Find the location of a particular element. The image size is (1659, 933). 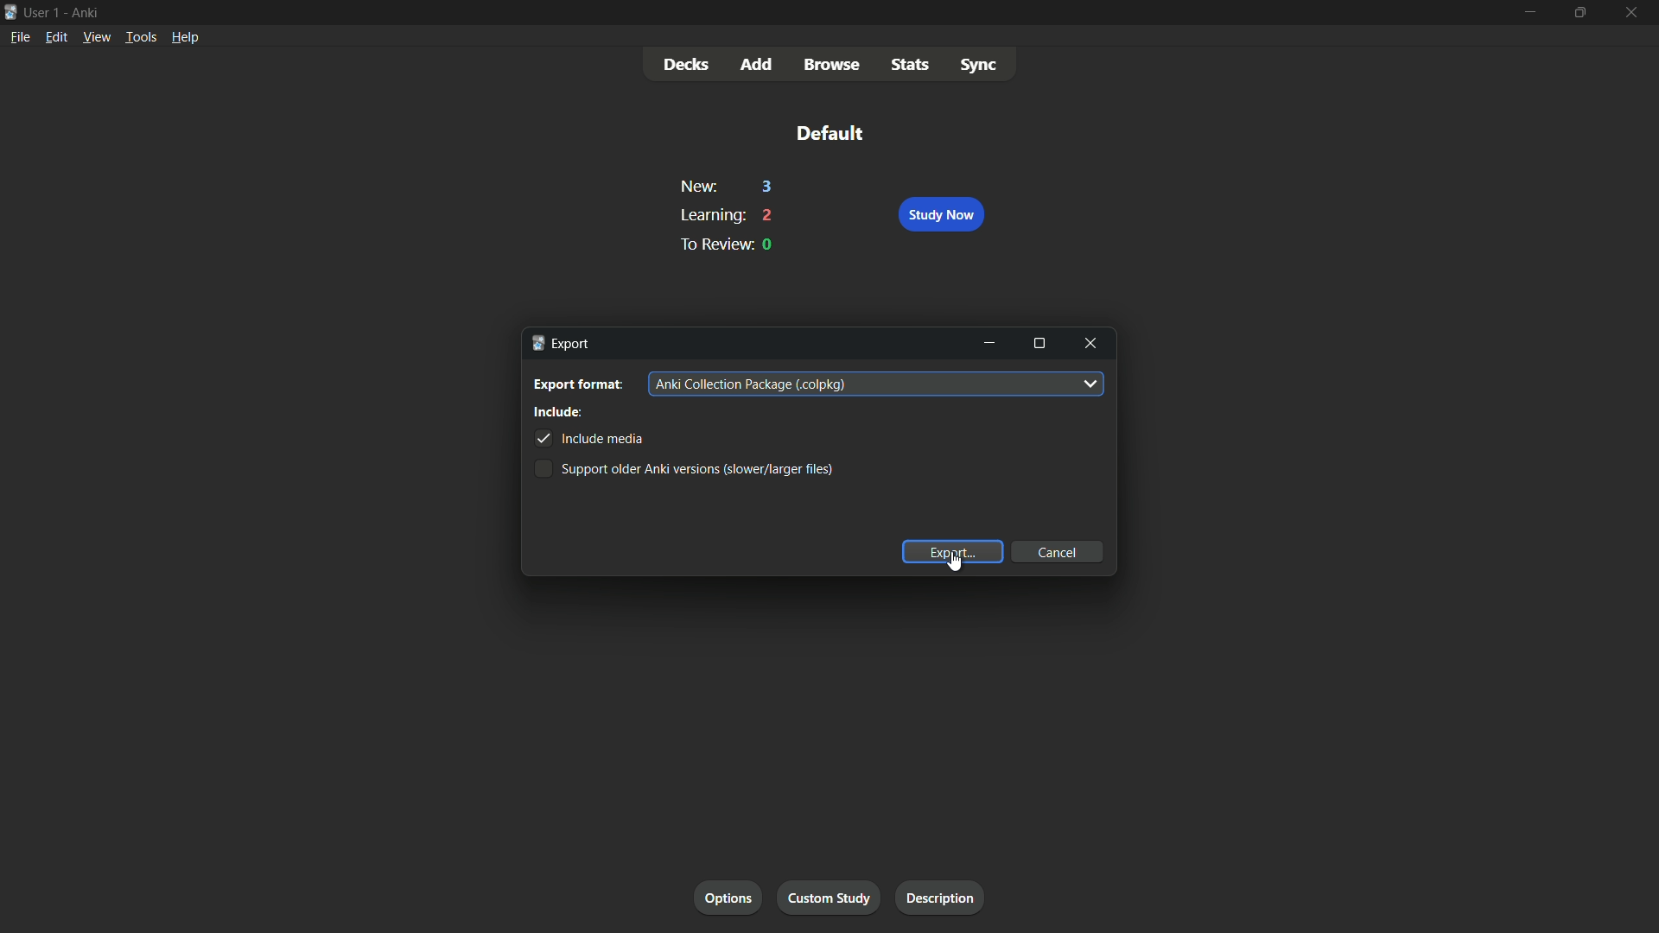

app icon is located at coordinates (10, 13).